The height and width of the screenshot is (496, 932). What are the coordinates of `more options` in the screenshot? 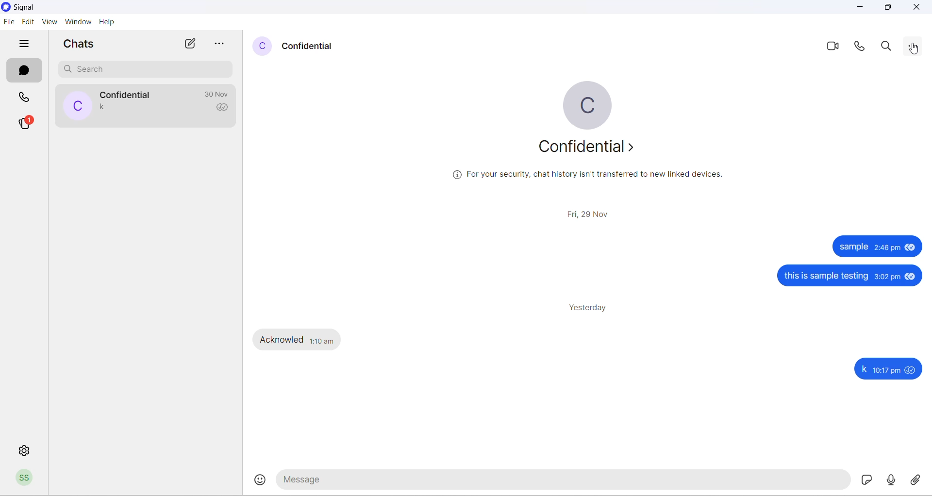 It's located at (913, 46).